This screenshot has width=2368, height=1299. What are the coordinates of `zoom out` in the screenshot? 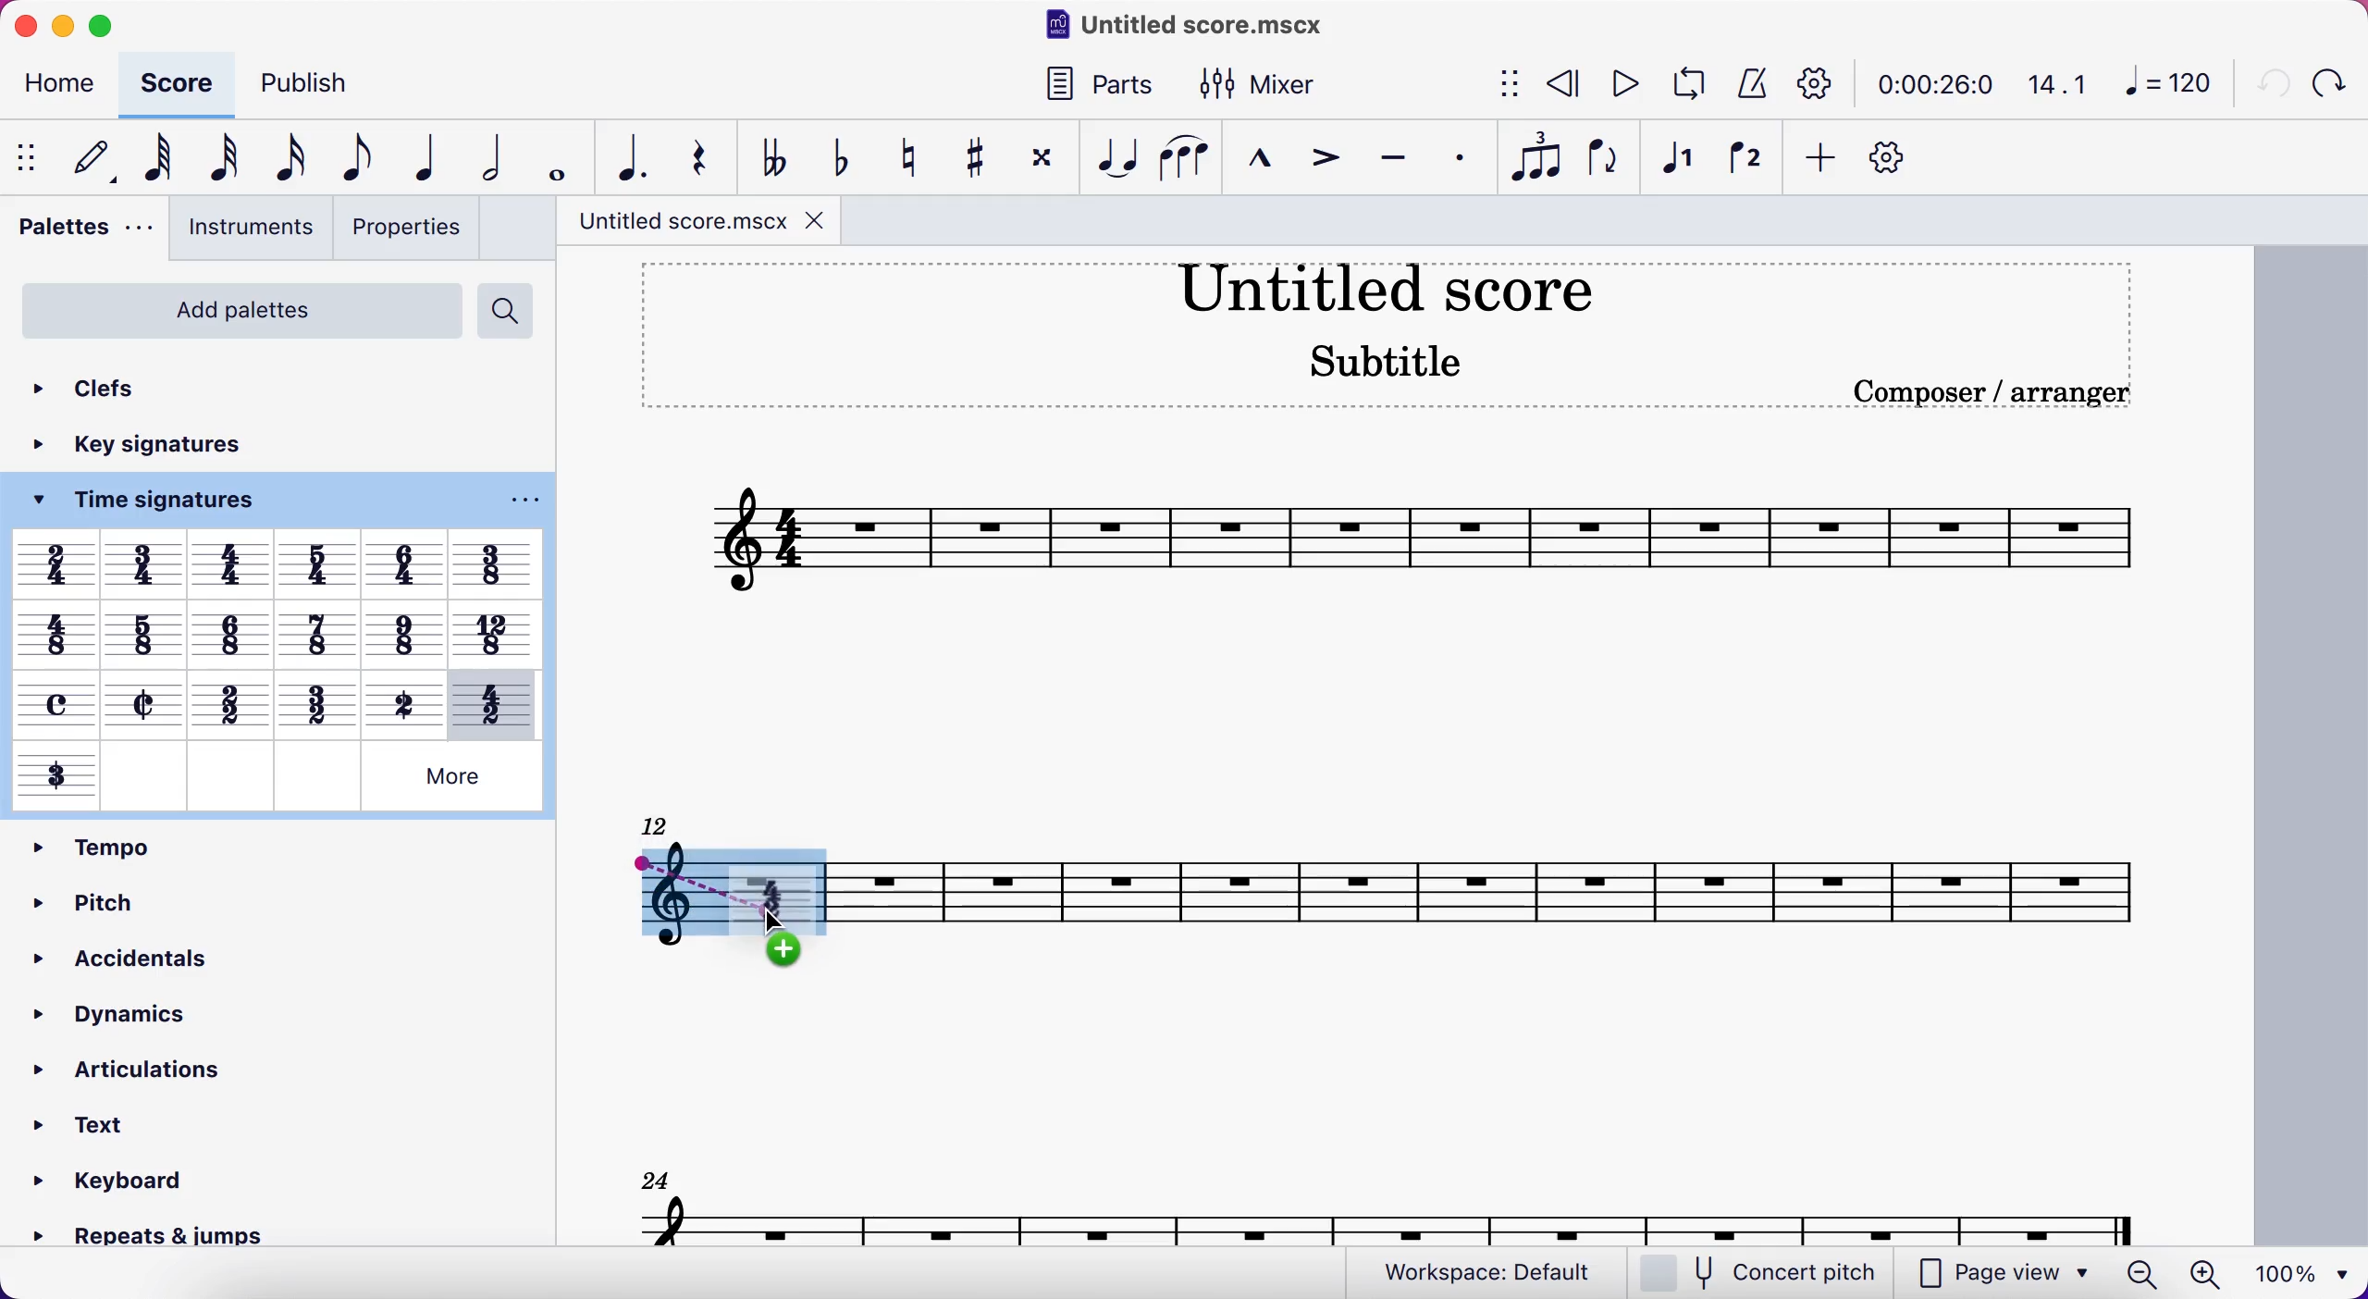 It's located at (2146, 1273).